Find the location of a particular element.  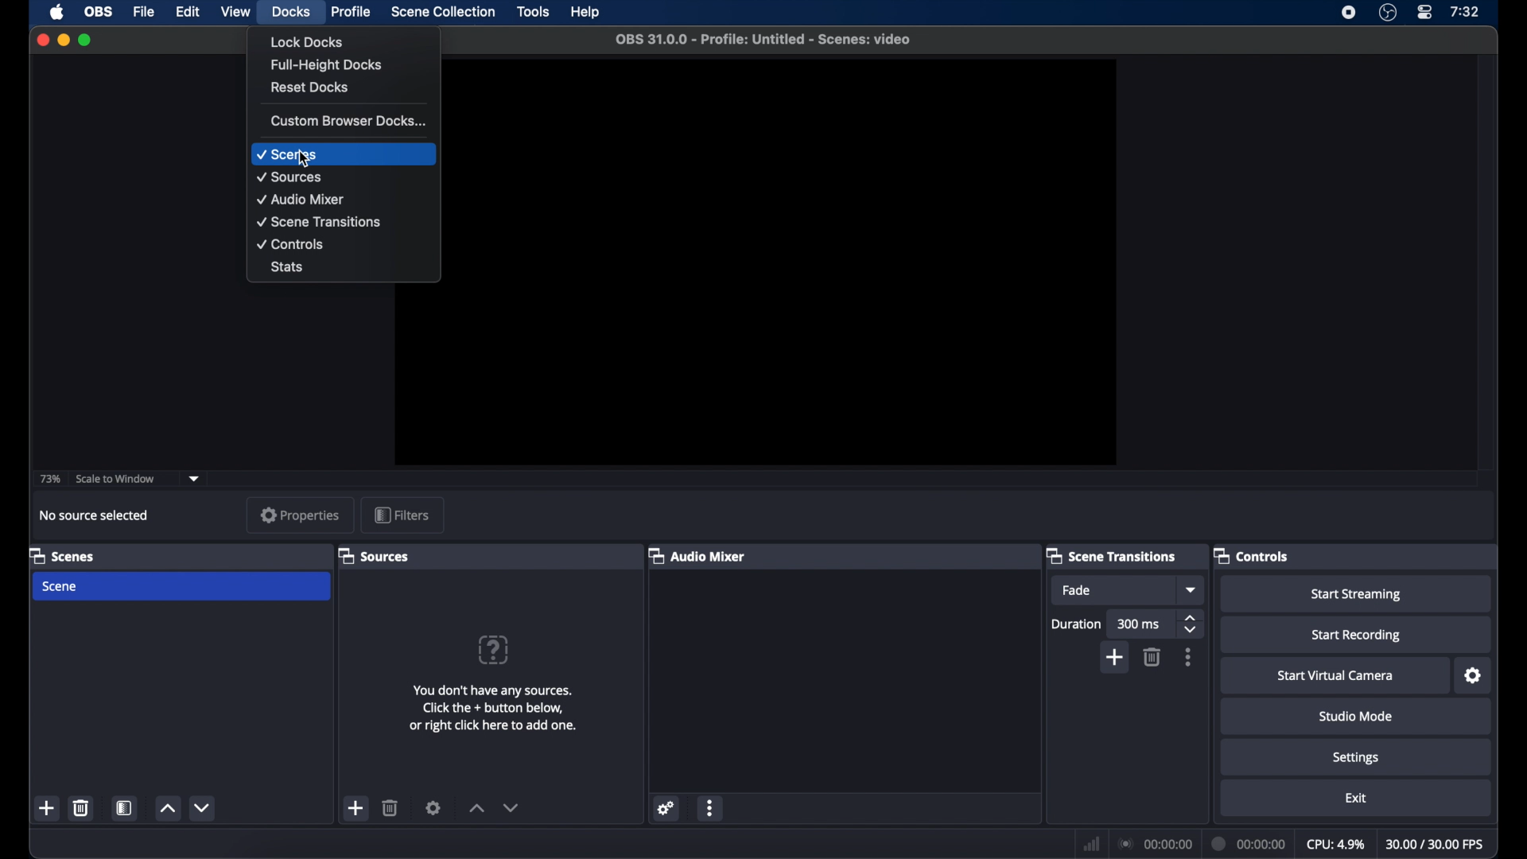

30.00/30.00 FPS is located at coordinates (1436, 844).